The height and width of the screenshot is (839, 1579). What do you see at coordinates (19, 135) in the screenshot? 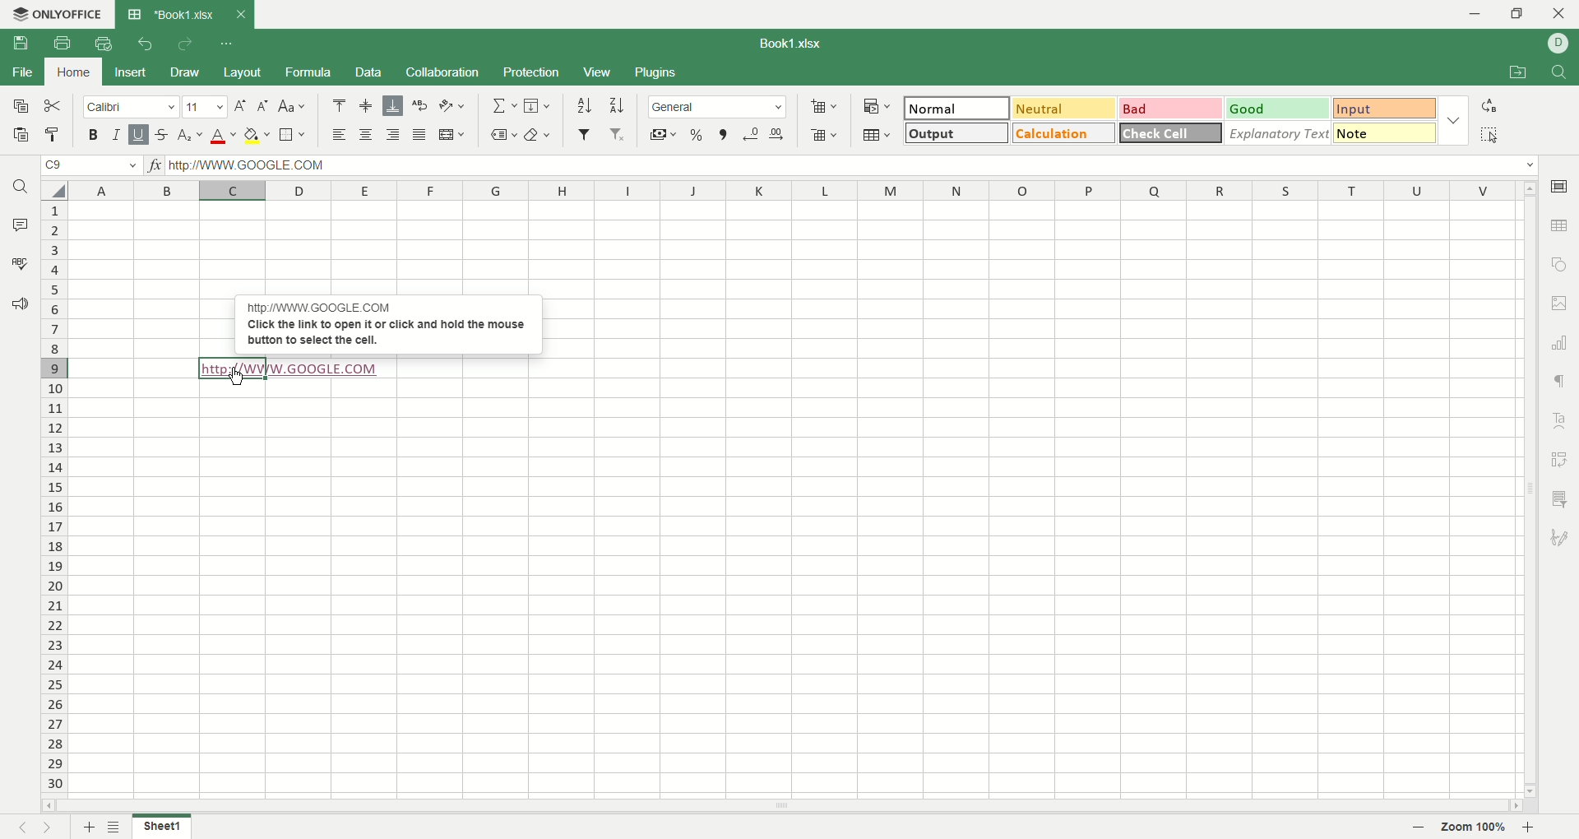
I see `paste` at bounding box center [19, 135].